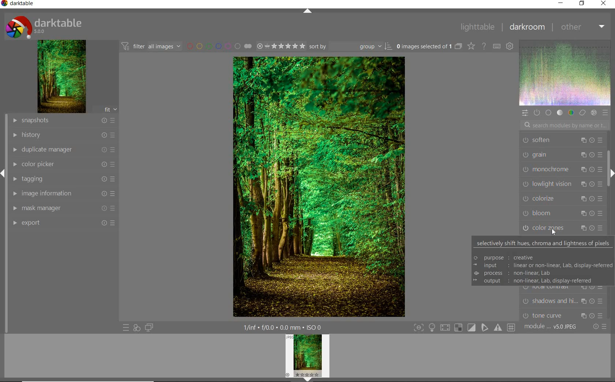 Image resolution: width=615 pixels, height=382 pixels. Describe the element at coordinates (62, 164) in the screenshot. I see `COLOR PICKER` at that location.